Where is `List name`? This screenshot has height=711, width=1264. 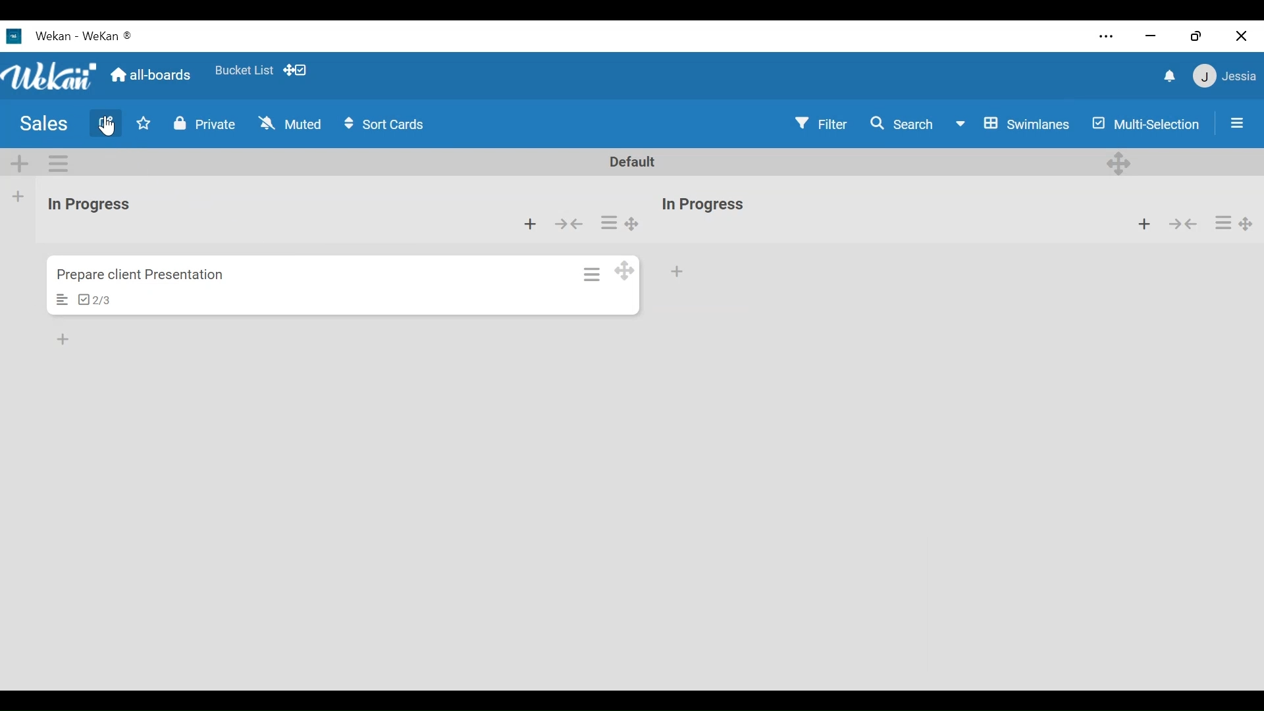
List name is located at coordinates (702, 205).